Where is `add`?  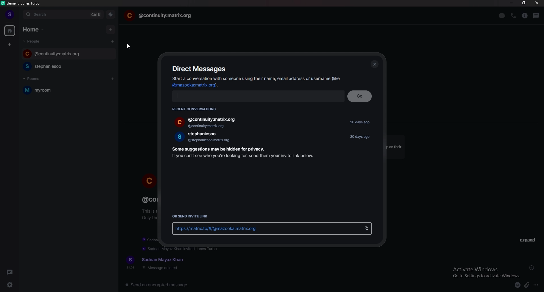
add is located at coordinates (110, 28).